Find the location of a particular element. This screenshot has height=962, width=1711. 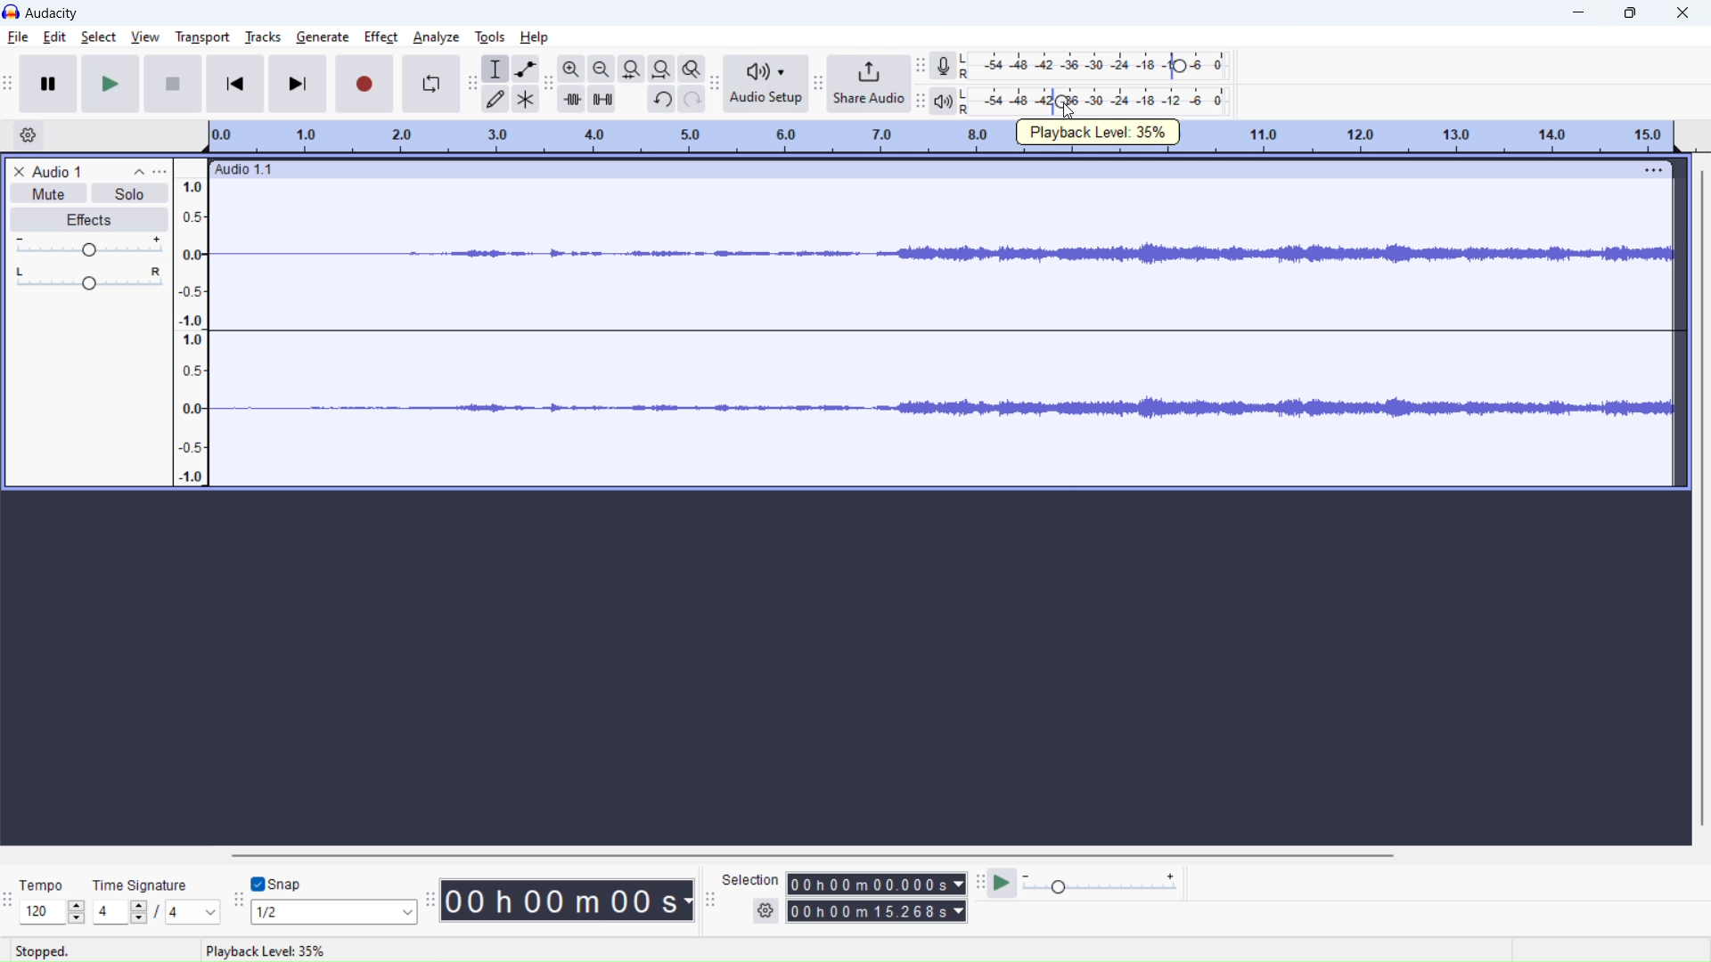

waveform is located at coordinates (943, 255).